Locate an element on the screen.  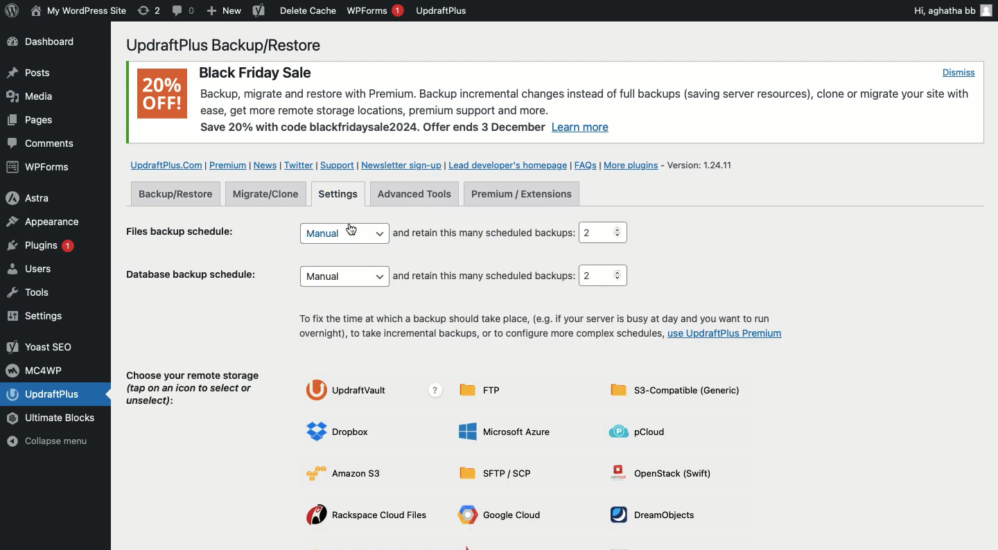
Twitter is located at coordinates (299, 166).